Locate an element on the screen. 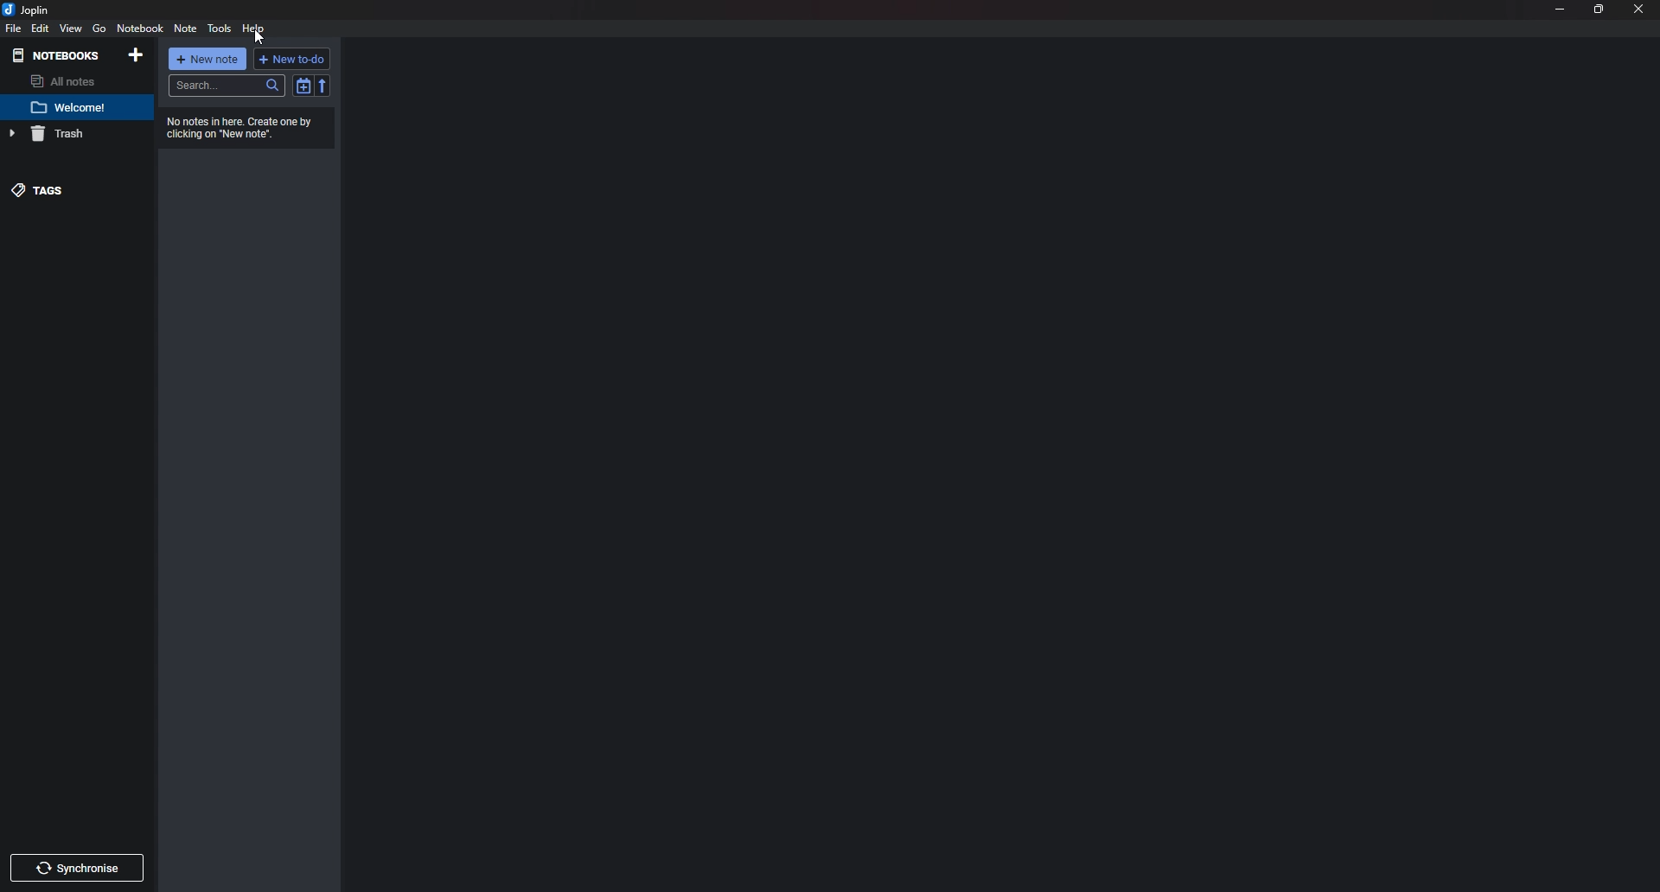 This screenshot has width=1660, height=892. file is located at coordinates (12, 29).